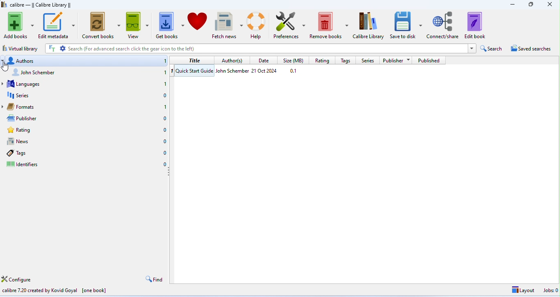 This screenshot has width=560, height=297. I want to click on virtual library, so click(20, 48).